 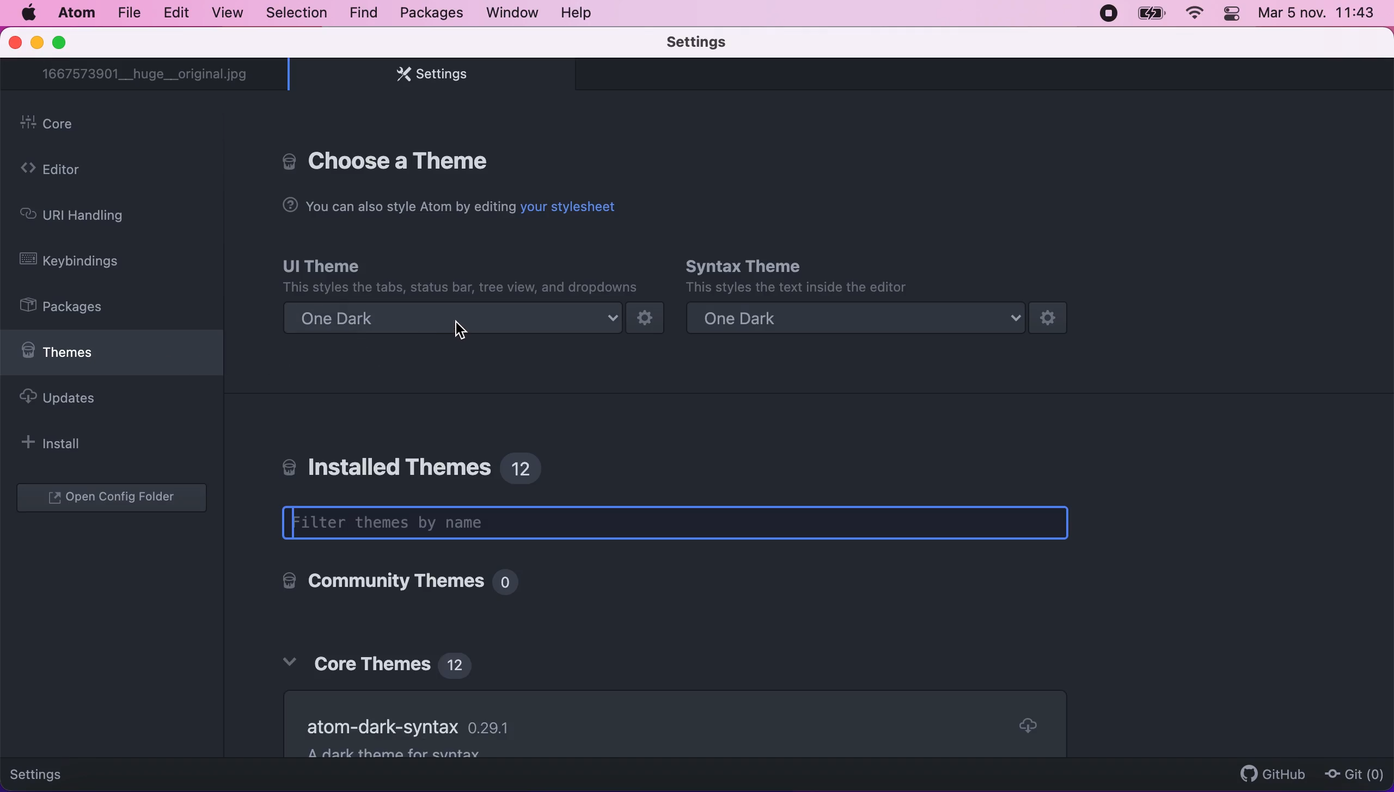 I want to click on install, so click(x=74, y=444).